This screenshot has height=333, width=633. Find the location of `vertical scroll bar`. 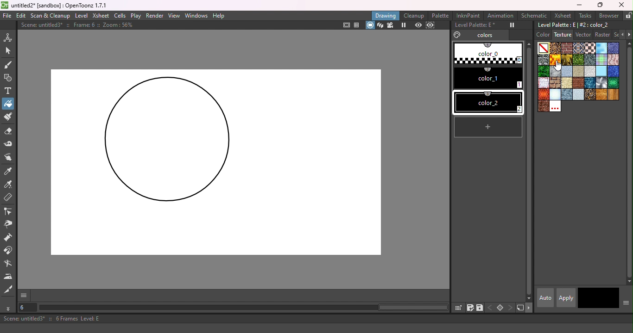

vertical scroll bar is located at coordinates (528, 171).